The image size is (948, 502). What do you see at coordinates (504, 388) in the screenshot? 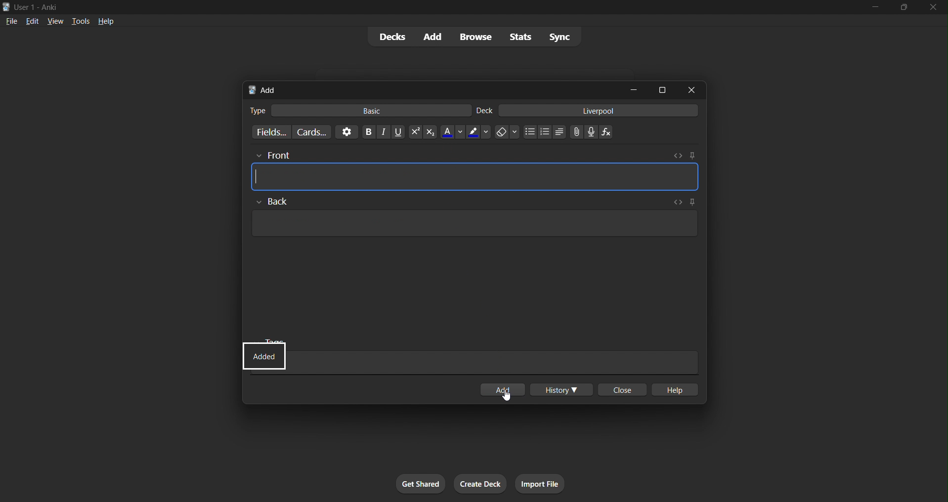
I see `add` at bounding box center [504, 388].